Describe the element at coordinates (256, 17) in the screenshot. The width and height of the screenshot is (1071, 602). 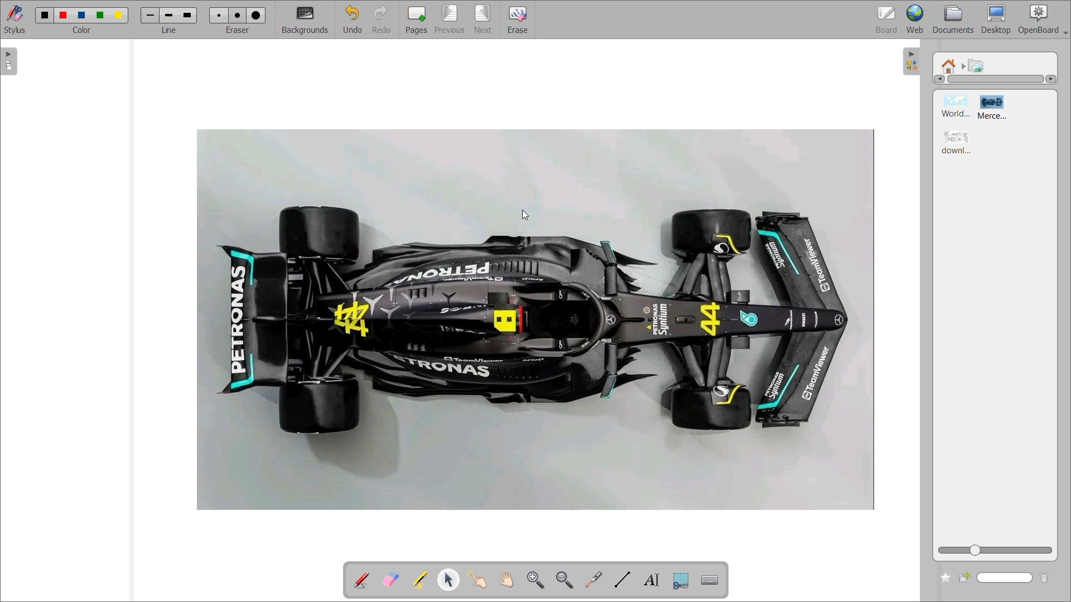
I see `eraser 3` at that location.